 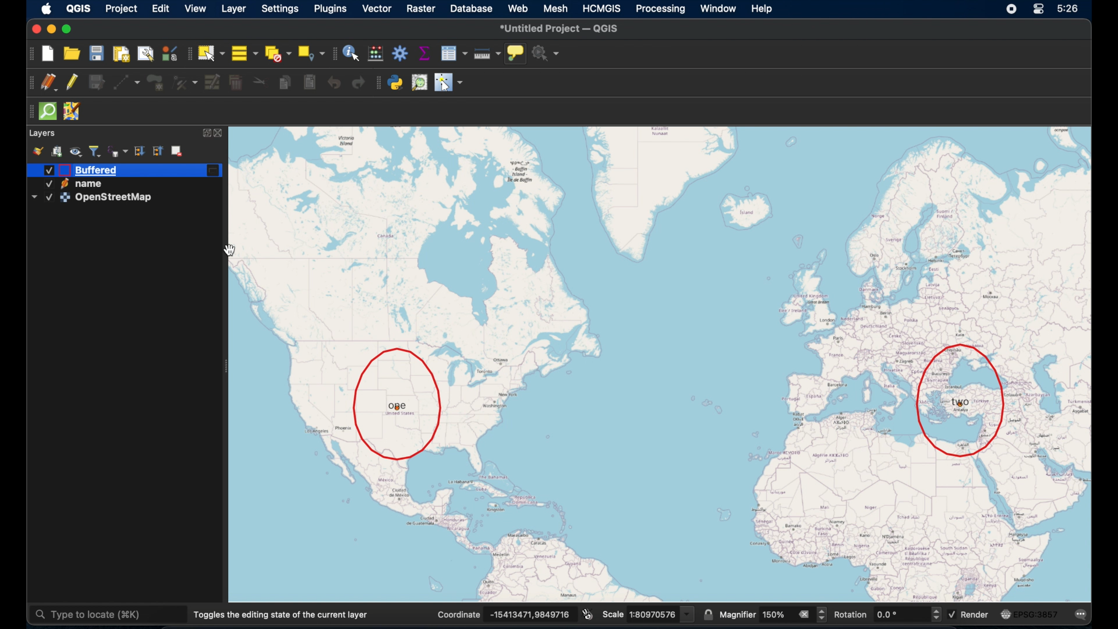 I want to click on EPSG:3875, so click(x=1037, y=615).